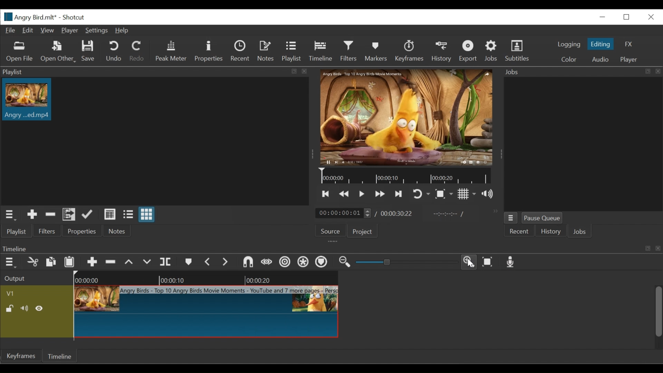 Image resolution: width=663 pixels, height=373 pixels. Describe the element at coordinates (88, 215) in the screenshot. I see `Append` at that location.